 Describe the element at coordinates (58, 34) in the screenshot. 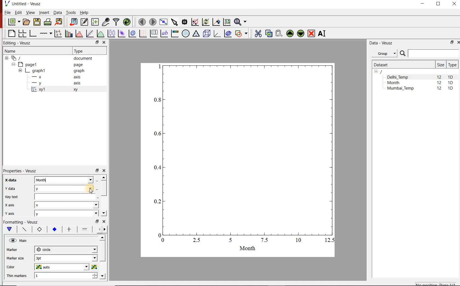

I see `plot points with lines and errorbars` at that location.